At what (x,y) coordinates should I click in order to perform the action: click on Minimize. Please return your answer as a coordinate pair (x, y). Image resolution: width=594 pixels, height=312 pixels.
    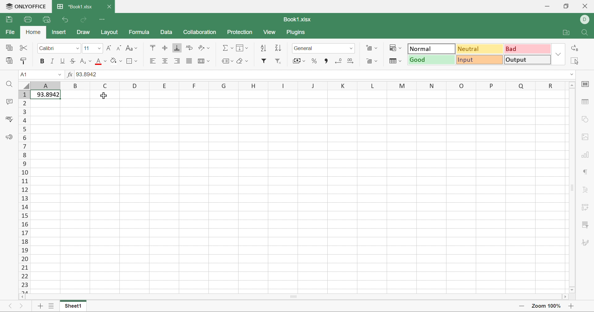
    Looking at the image, I should click on (546, 6).